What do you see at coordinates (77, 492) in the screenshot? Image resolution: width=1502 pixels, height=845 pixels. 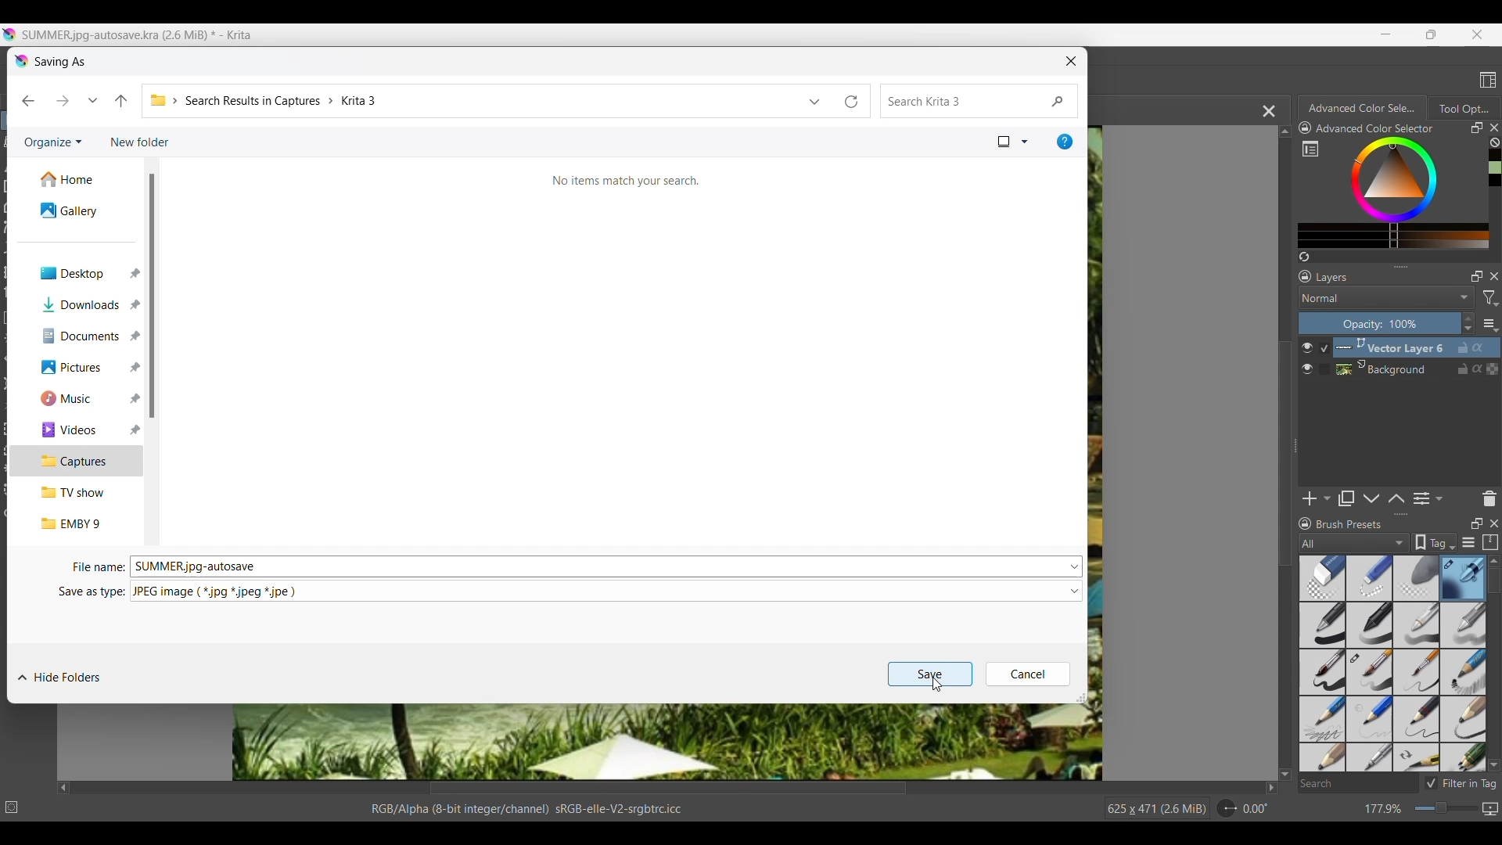 I see `TV show folder` at bounding box center [77, 492].